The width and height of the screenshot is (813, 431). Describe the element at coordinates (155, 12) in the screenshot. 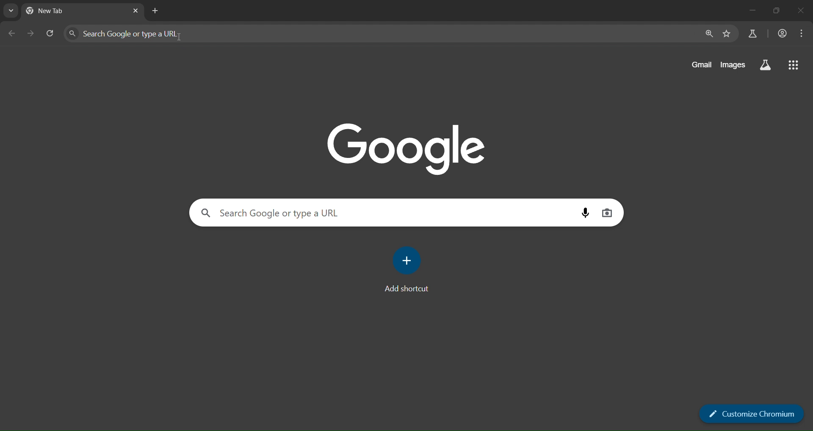

I see `new tab` at that location.